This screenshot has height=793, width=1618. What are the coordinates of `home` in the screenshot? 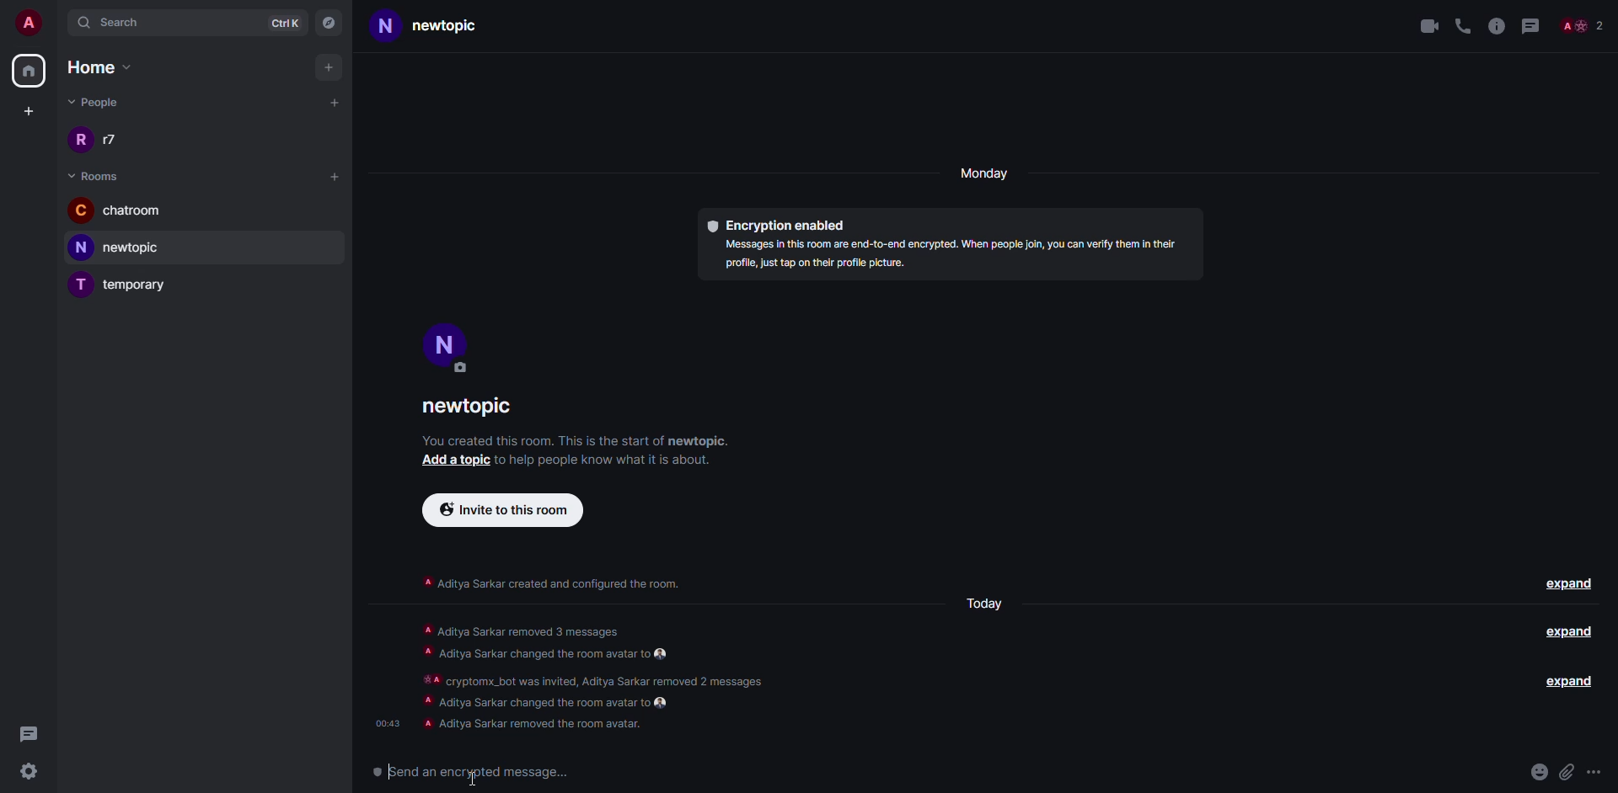 It's located at (28, 72).